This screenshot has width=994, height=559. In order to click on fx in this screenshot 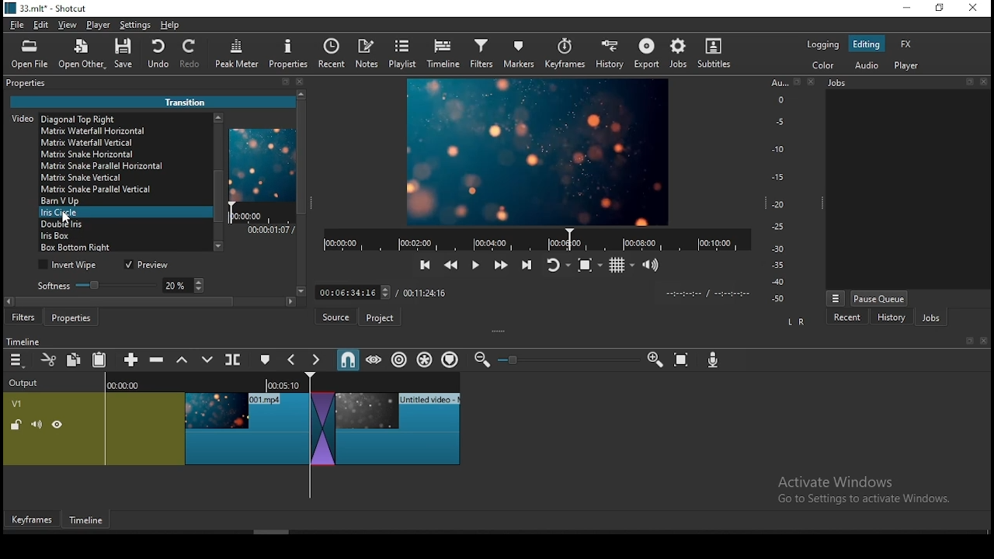, I will do `click(906, 45)`.